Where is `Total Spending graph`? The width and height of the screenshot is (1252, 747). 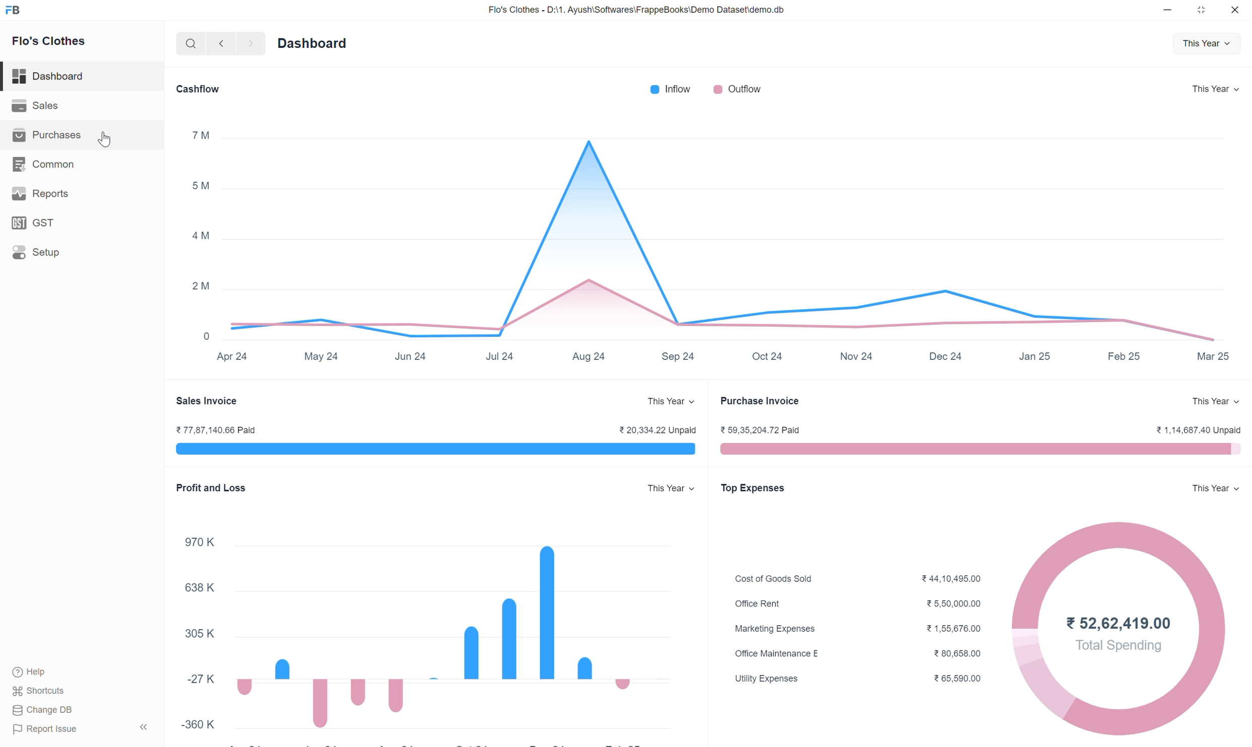
Total Spending graph is located at coordinates (1120, 565).